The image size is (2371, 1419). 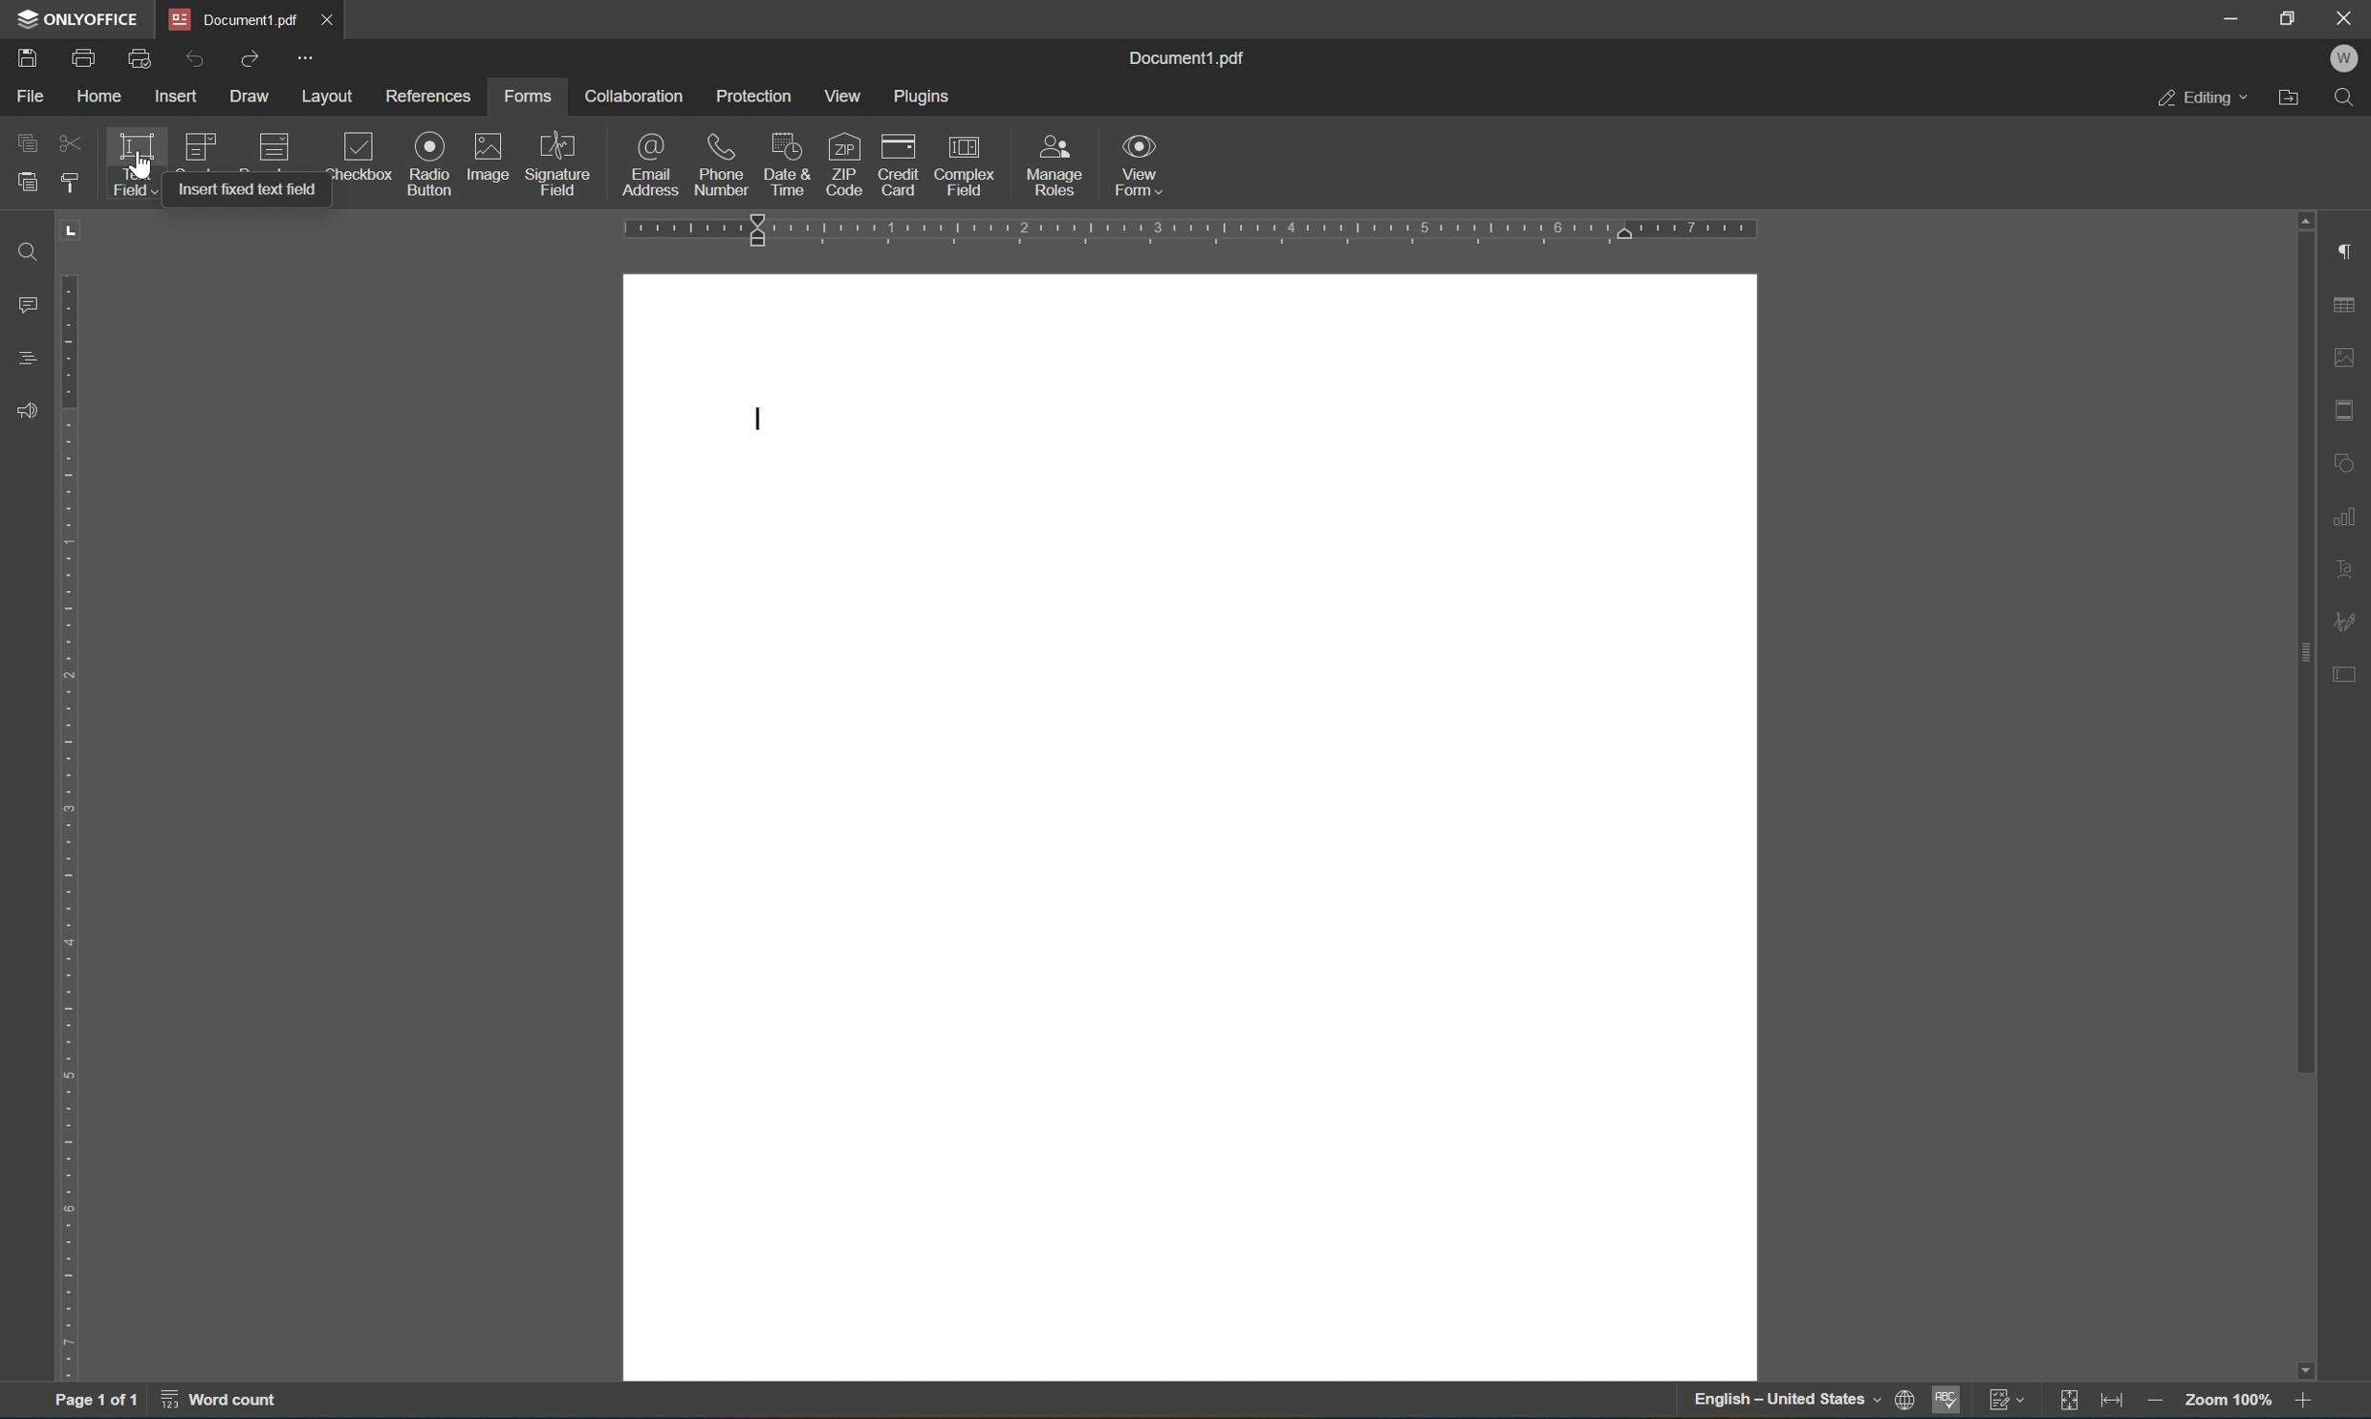 What do you see at coordinates (179, 96) in the screenshot?
I see `insert` at bounding box center [179, 96].